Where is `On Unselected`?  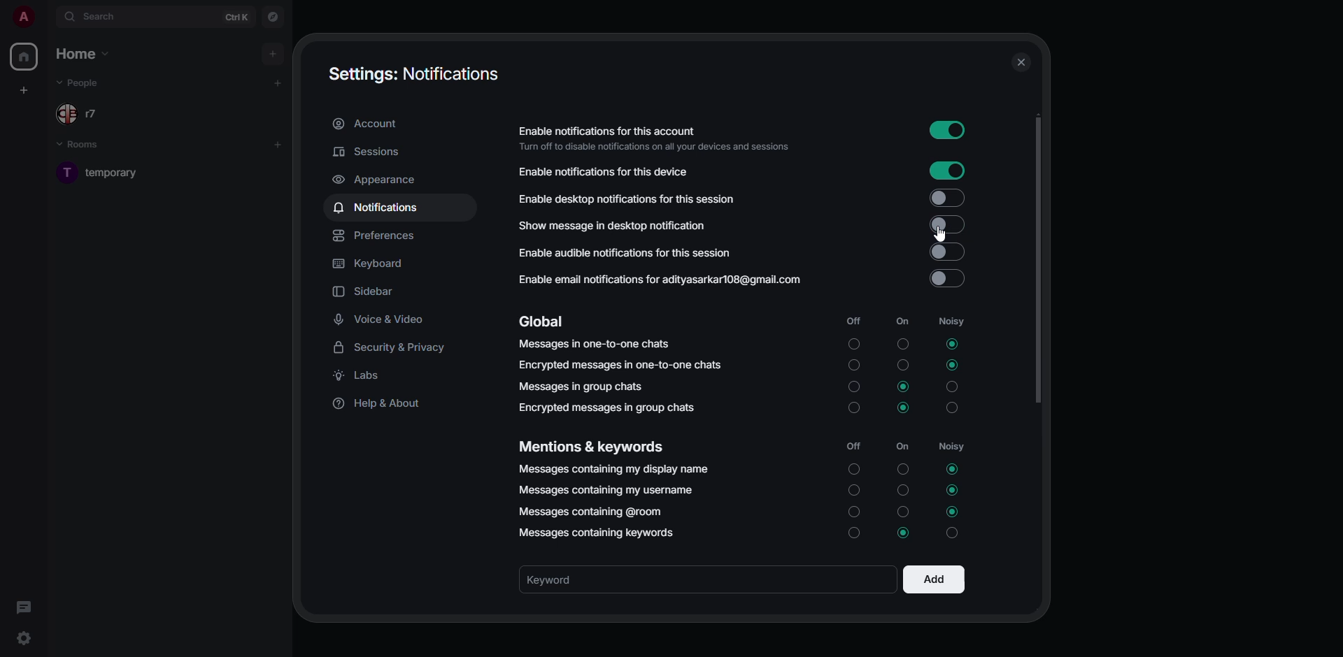 On Unselected is located at coordinates (906, 489).